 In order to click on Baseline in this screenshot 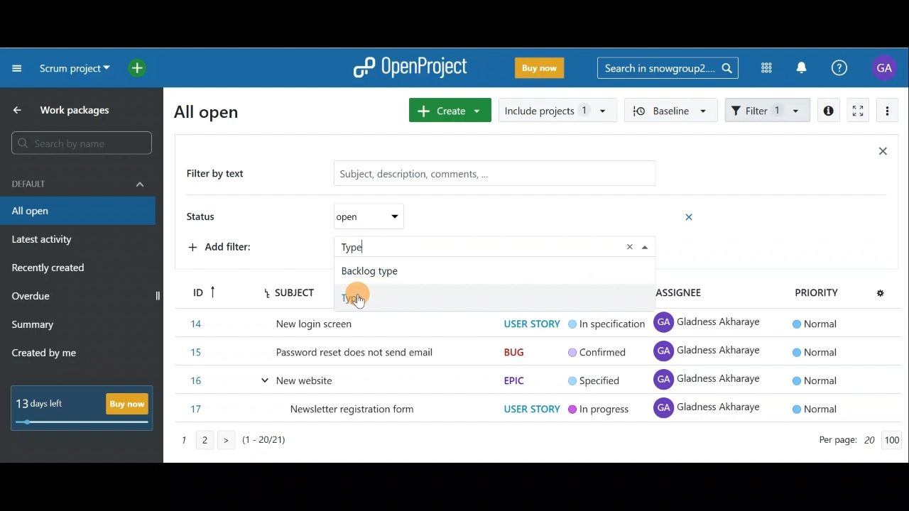, I will do `click(669, 109)`.